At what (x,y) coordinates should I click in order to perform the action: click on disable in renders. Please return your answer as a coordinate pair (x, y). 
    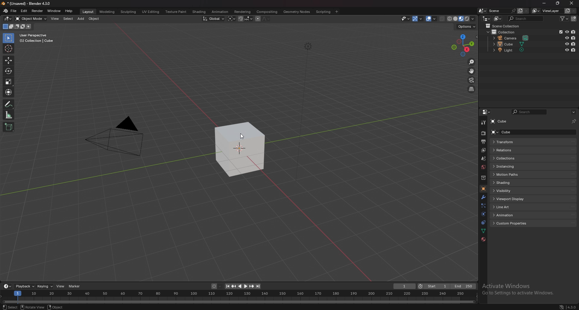
    Looking at the image, I should click on (573, 32).